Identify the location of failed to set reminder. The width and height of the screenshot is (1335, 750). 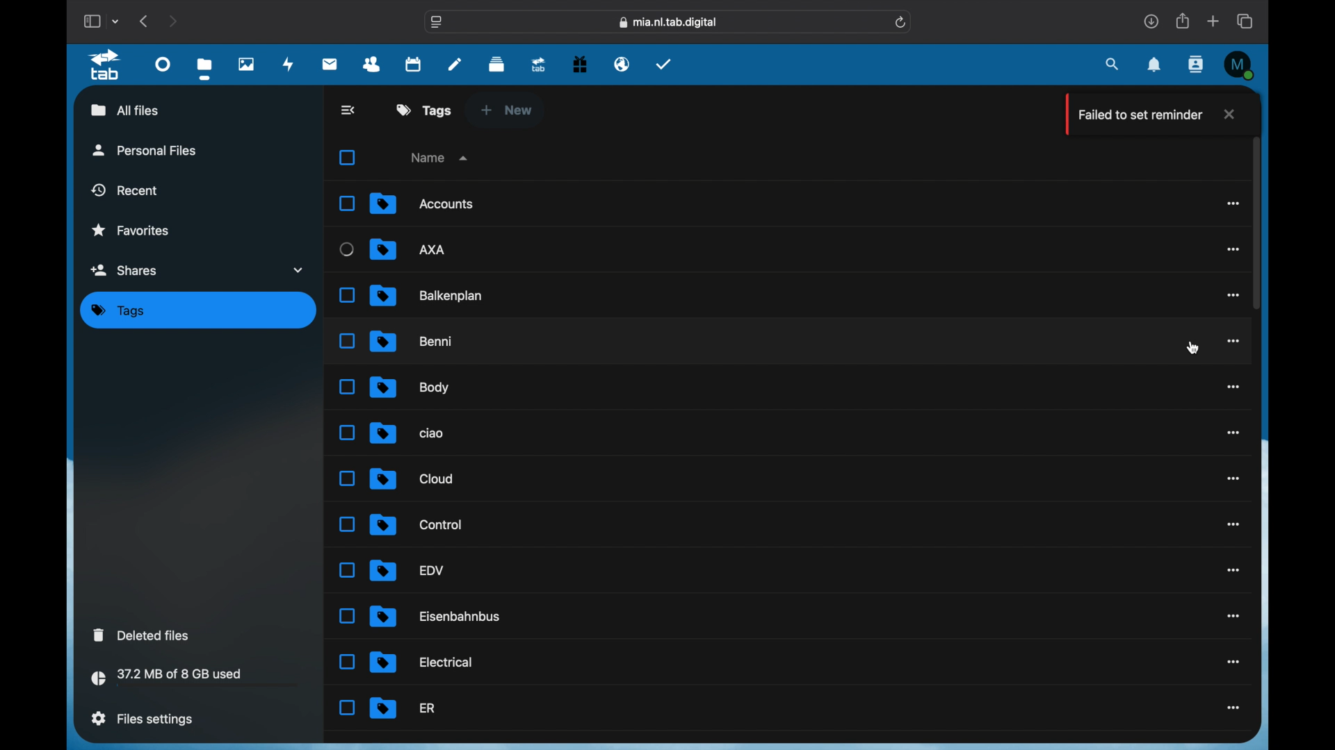
(1136, 115).